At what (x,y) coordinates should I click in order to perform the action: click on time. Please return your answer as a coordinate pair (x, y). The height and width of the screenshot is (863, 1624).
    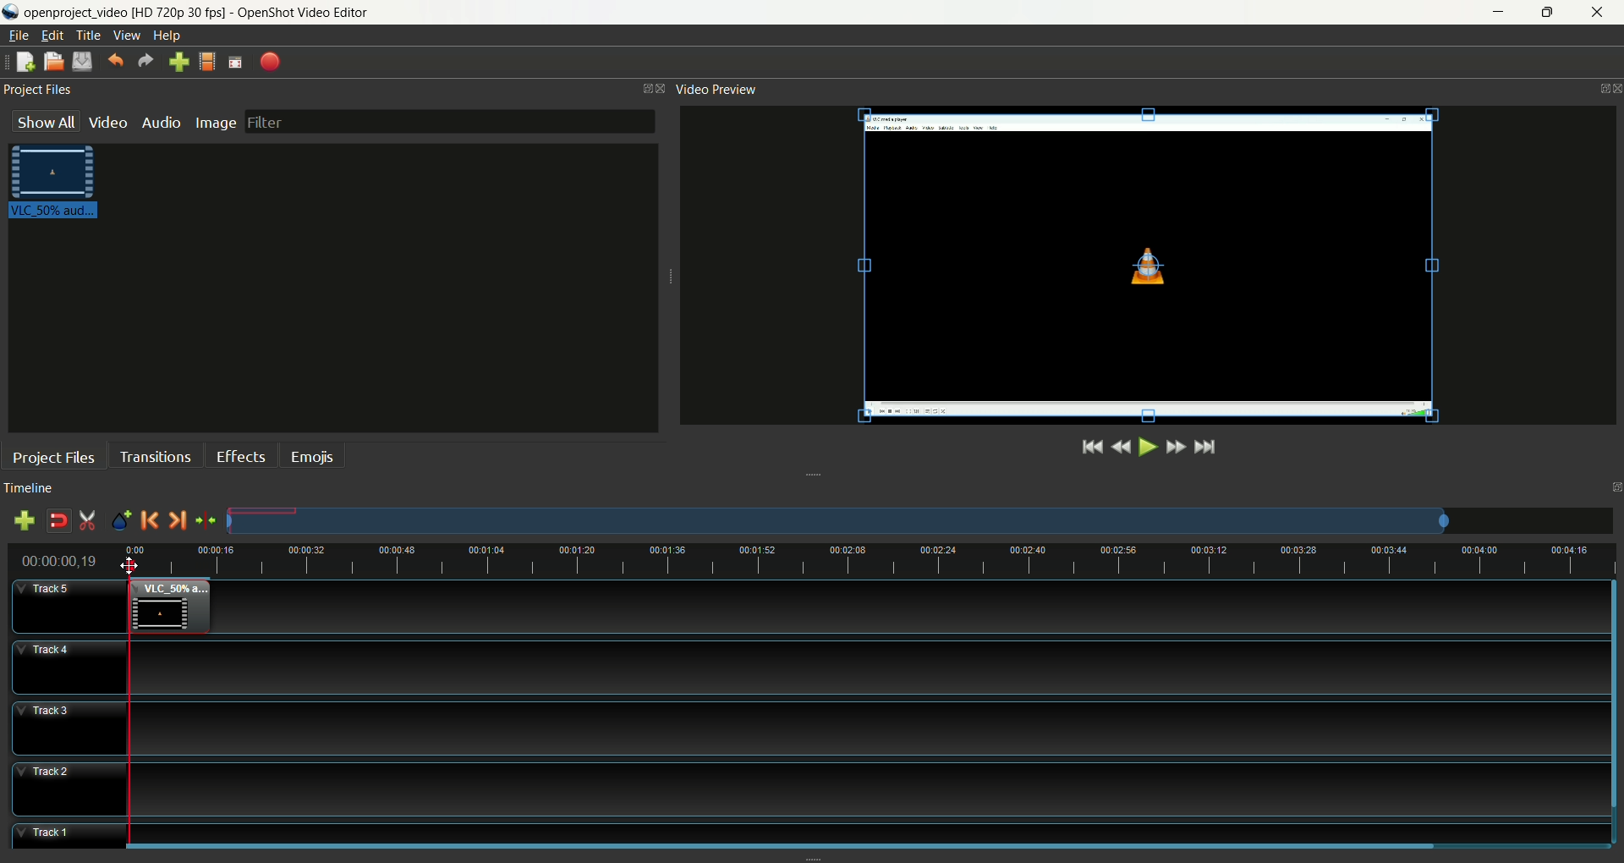
    Looking at the image, I should click on (67, 561).